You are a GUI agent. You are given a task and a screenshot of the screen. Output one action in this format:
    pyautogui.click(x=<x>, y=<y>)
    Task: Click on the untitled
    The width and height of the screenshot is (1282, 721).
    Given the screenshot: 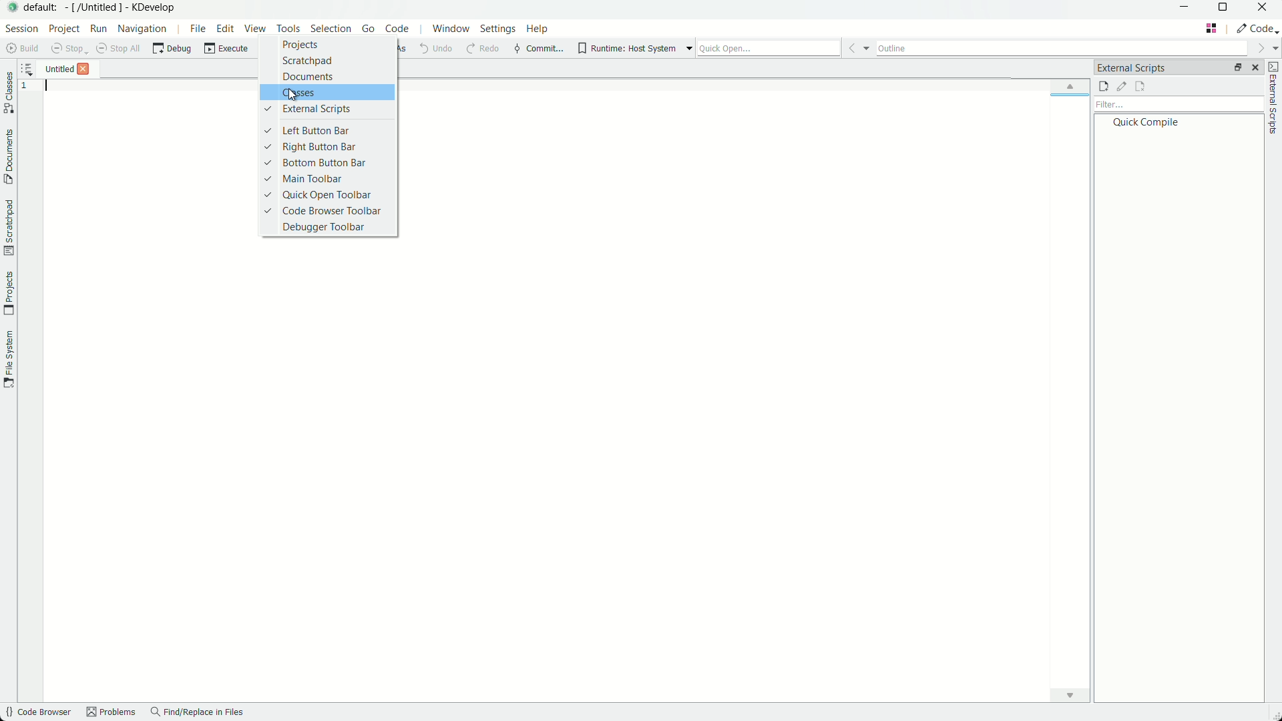 What is the action you would take?
    pyautogui.click(x=57, y=69)
    